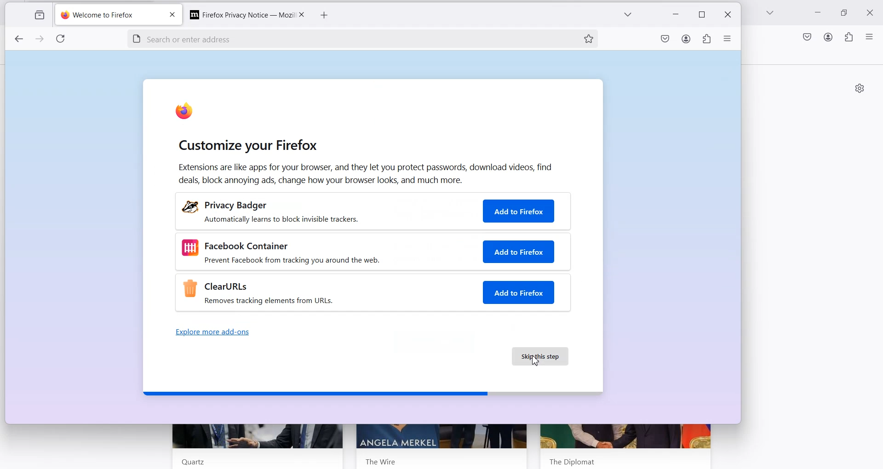  Describe the element at coordinates (189, 462) in the screenshot. I see `Quartz` at that location.